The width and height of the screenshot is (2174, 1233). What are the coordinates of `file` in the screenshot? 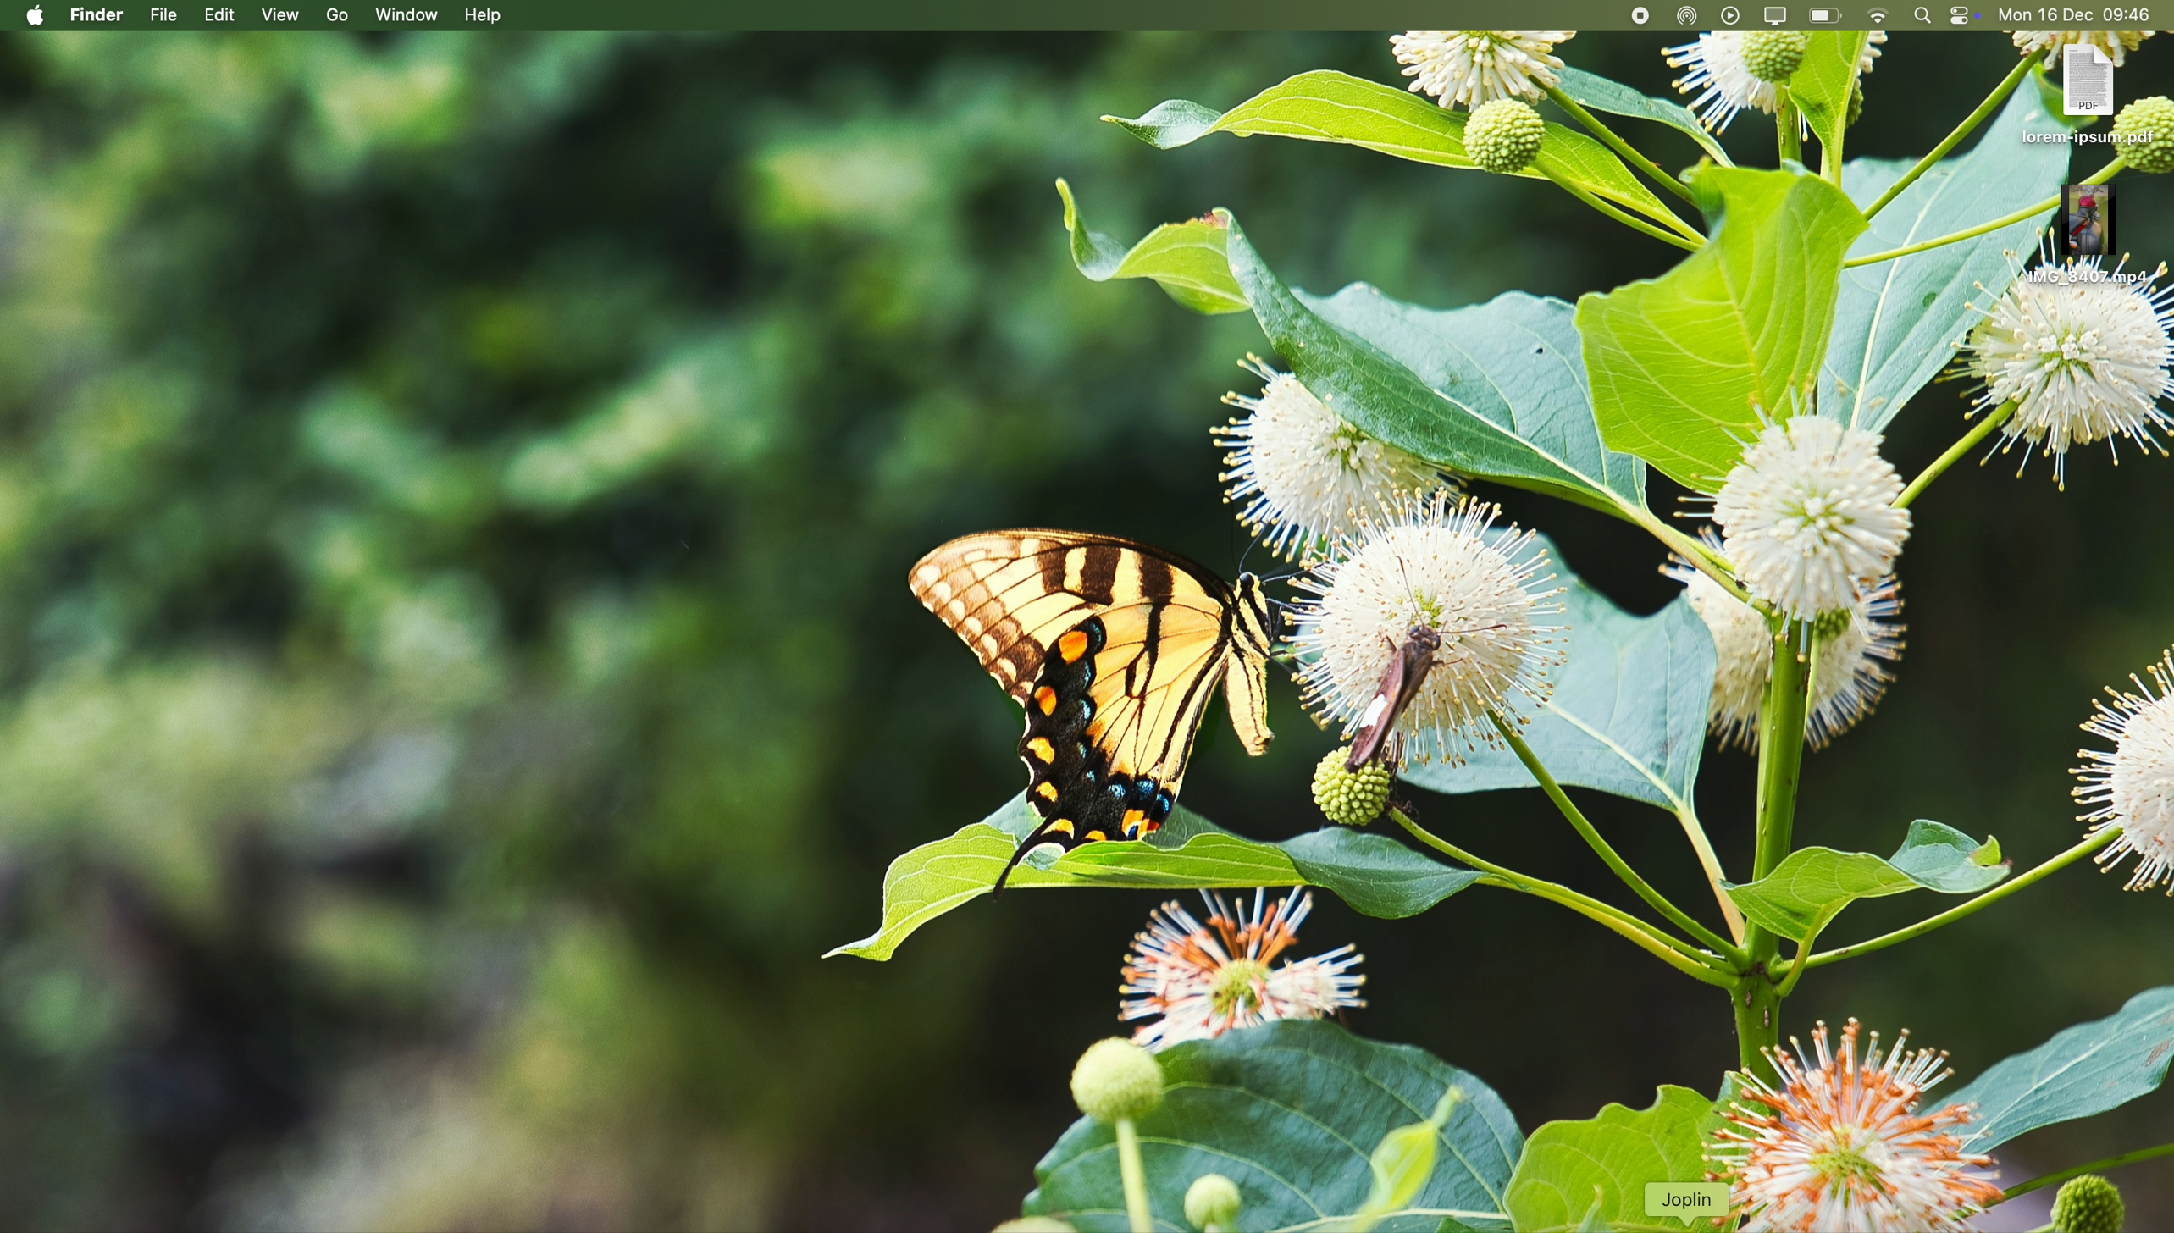 It's located at (2093, 93).